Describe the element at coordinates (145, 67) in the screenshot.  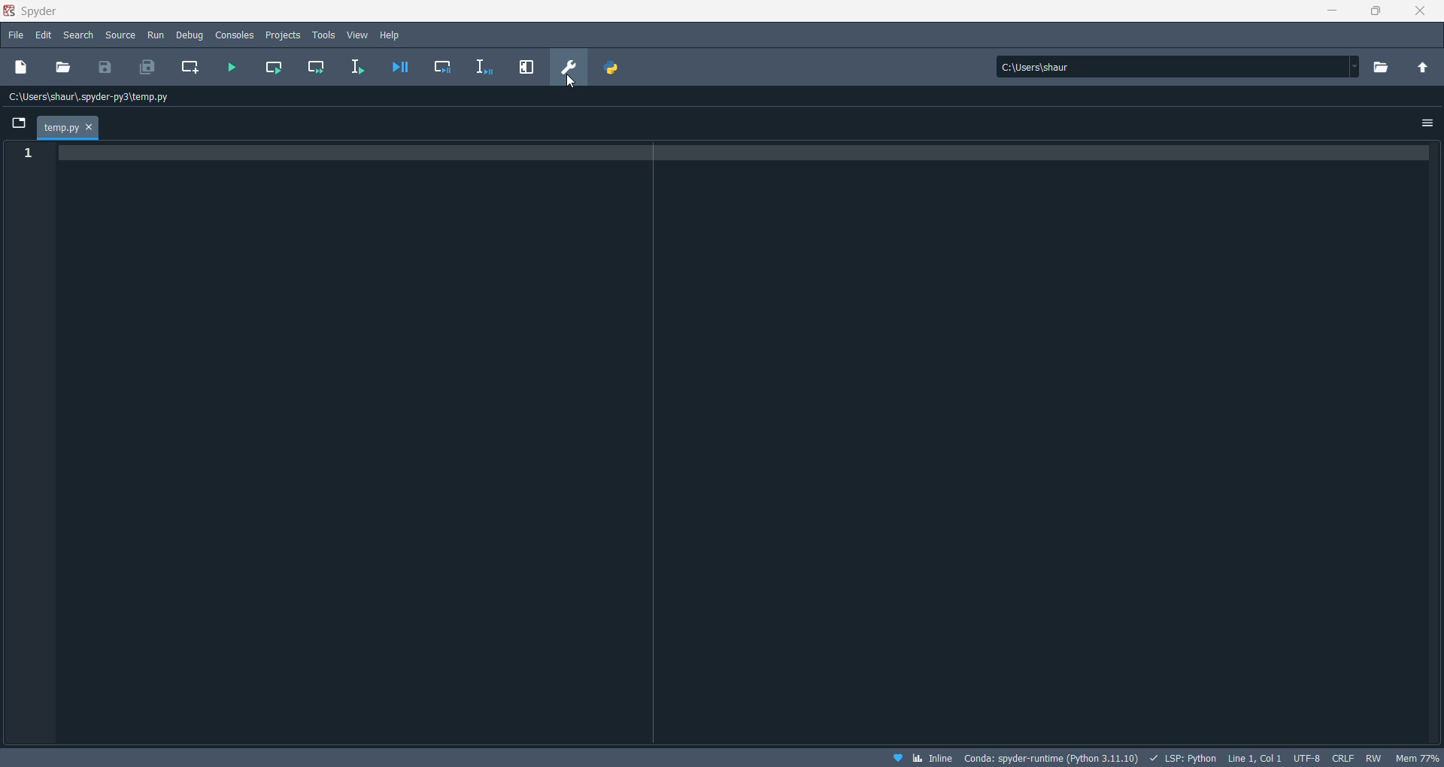
I see `save all files` at that location.